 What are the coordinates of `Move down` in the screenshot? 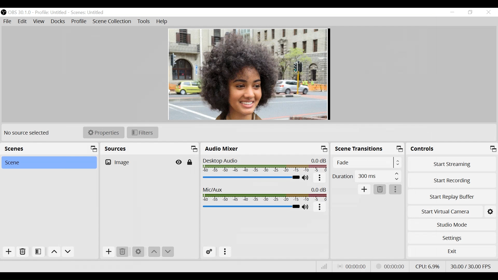 It's located at (168, 251).